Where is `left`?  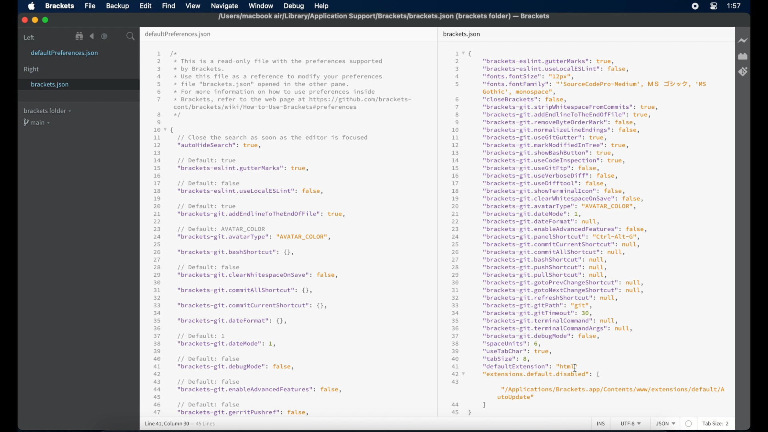 left is located at coordinates (30, 37).